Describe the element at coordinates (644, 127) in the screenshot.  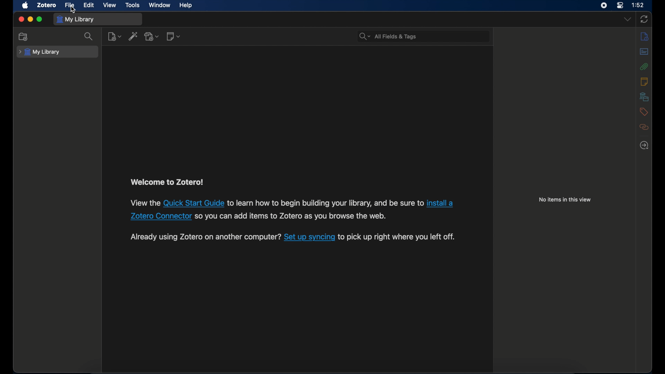
I see `related` at that location.